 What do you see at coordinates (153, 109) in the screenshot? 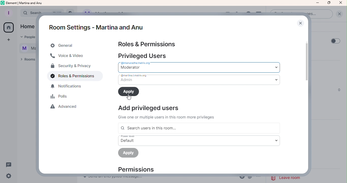
I see `` at bounding box center [153, 109].